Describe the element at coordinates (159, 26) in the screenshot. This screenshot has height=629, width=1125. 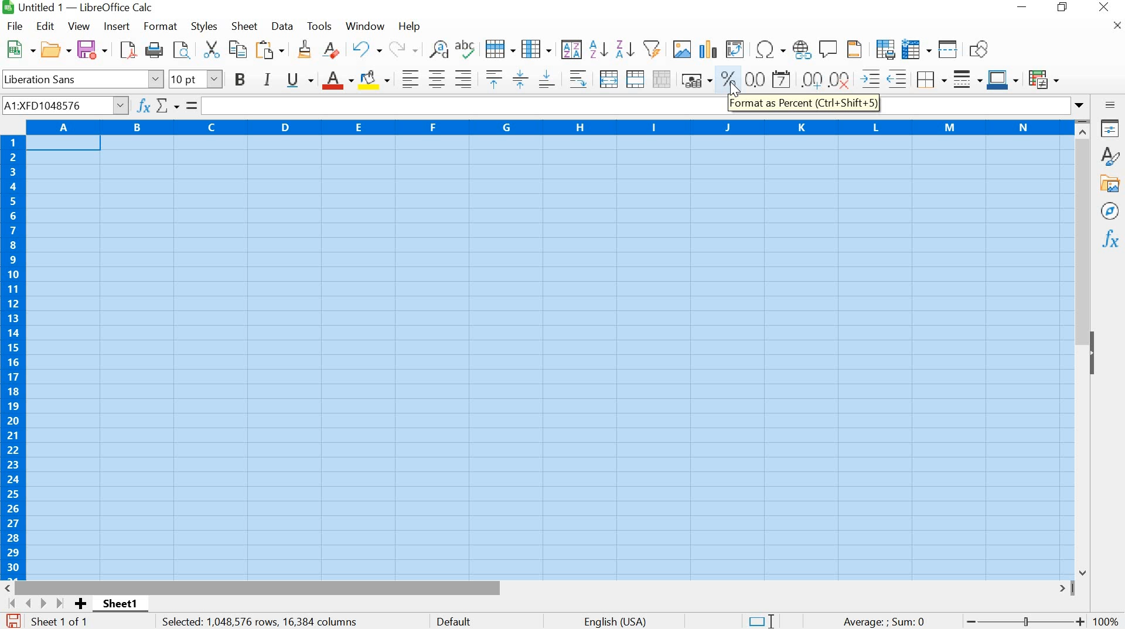
I see `FORMAT` at that location.